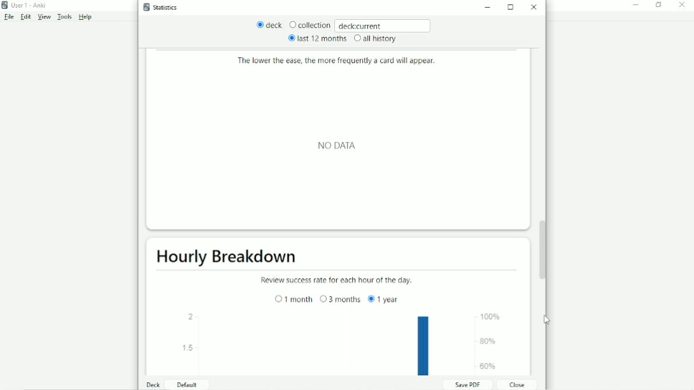  What do you see at coordinates (467, 384) in the screenshot?
I see `Save PDF` at bounding box center [467, 384].